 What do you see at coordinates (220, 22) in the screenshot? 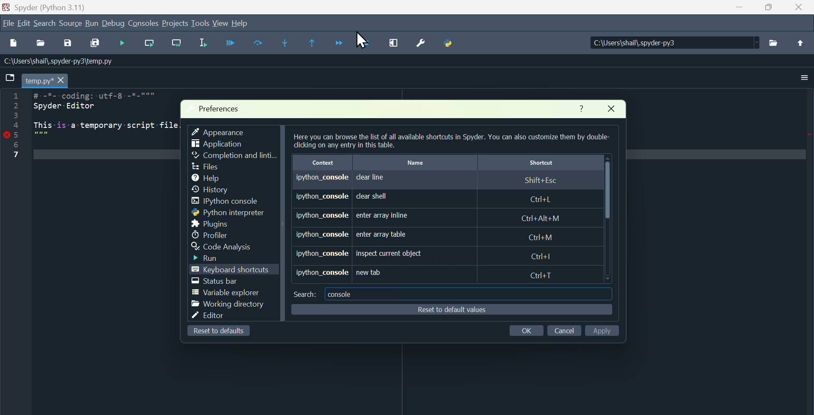
I see `view` at bounding box center [220, 22].